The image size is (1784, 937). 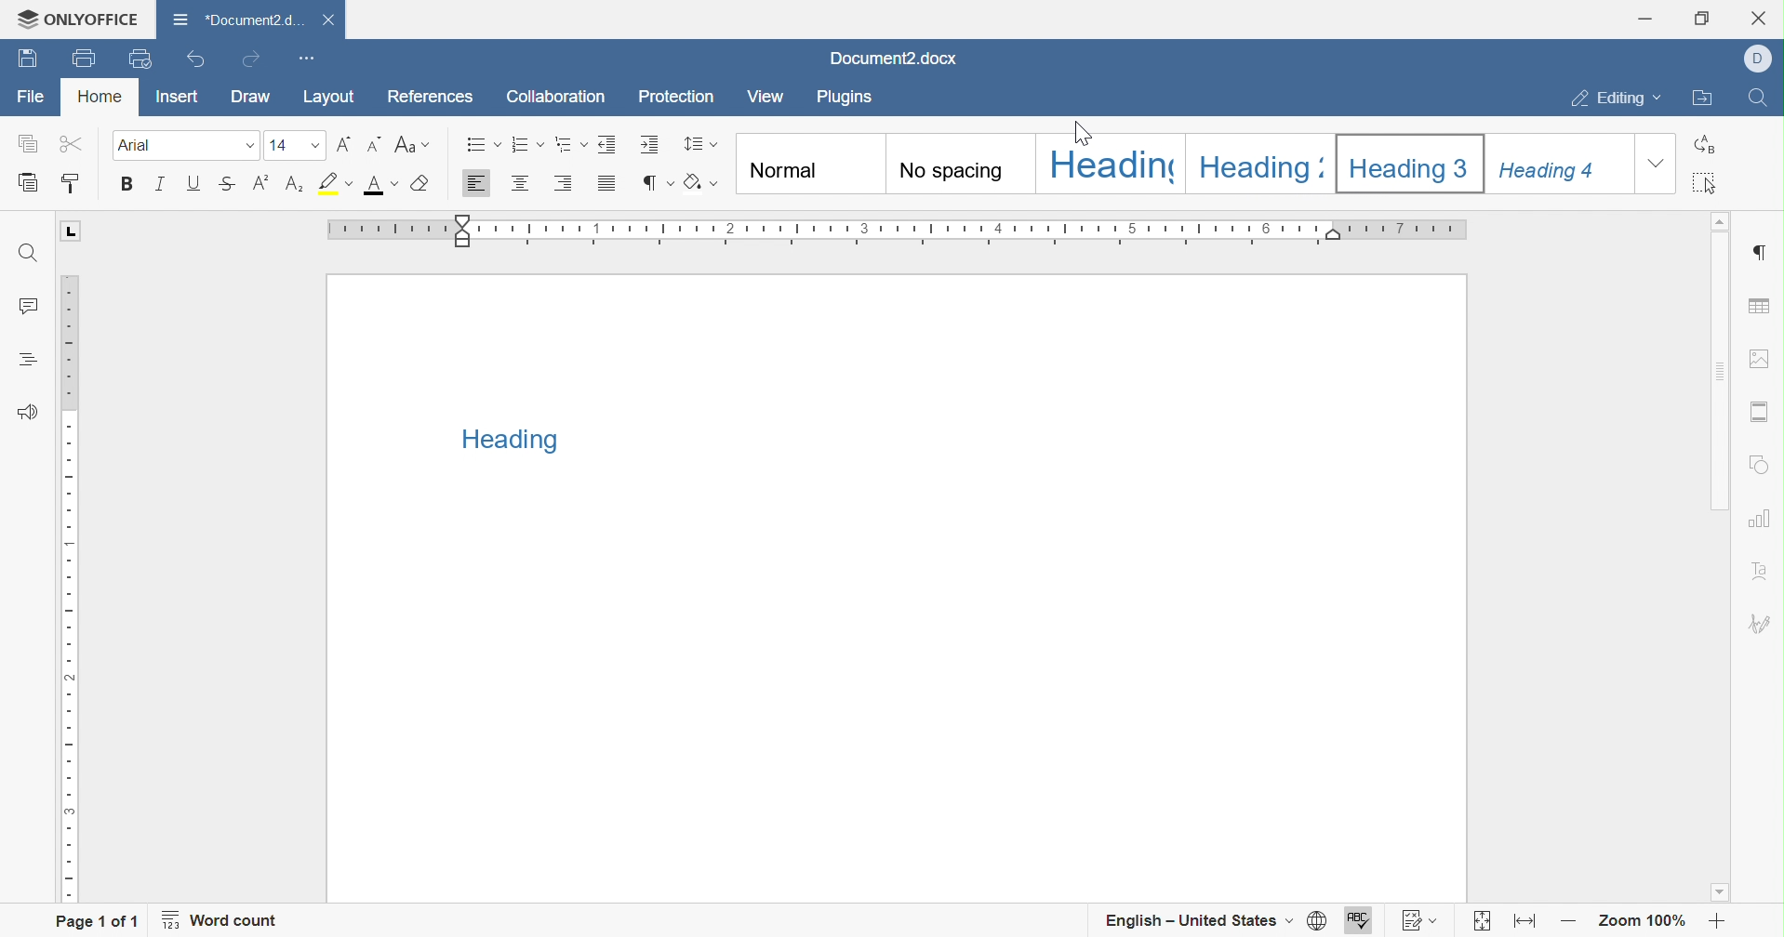 I want to click on Plugins, so click(x=847, y=96).